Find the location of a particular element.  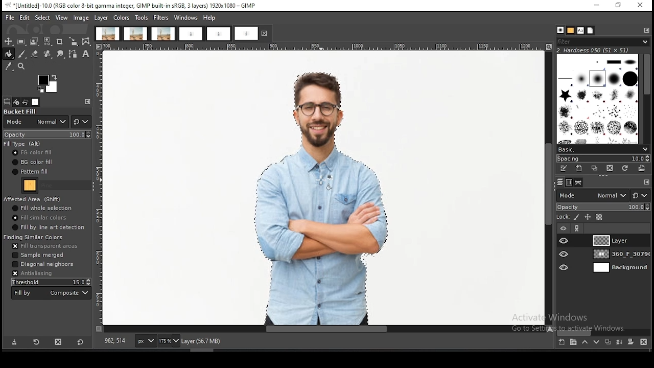

link is located at coordinates (577, 228).